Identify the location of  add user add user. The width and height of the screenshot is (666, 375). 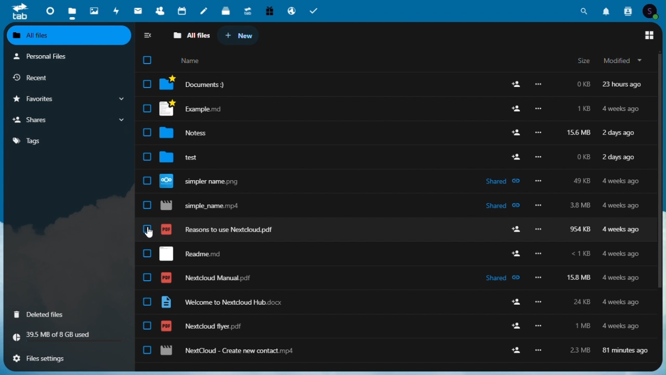
(514, 254).